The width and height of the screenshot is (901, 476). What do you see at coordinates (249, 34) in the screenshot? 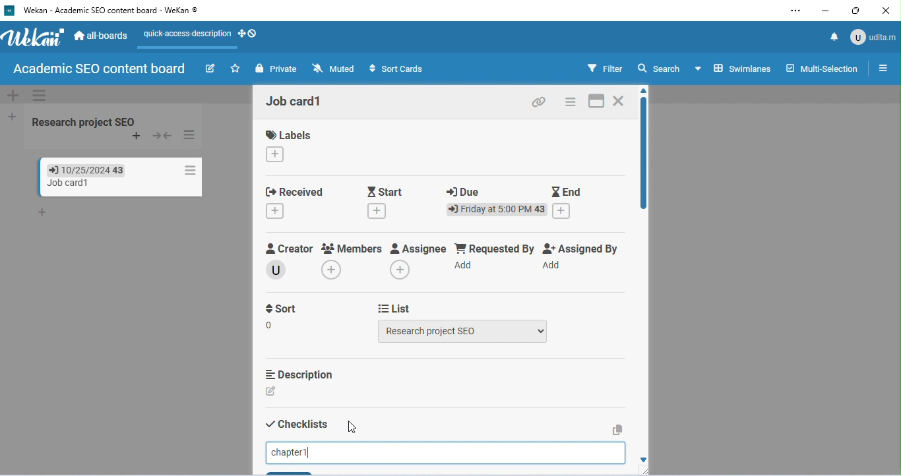
I see `how desktop drag handles` at bounding box center [249, 34].